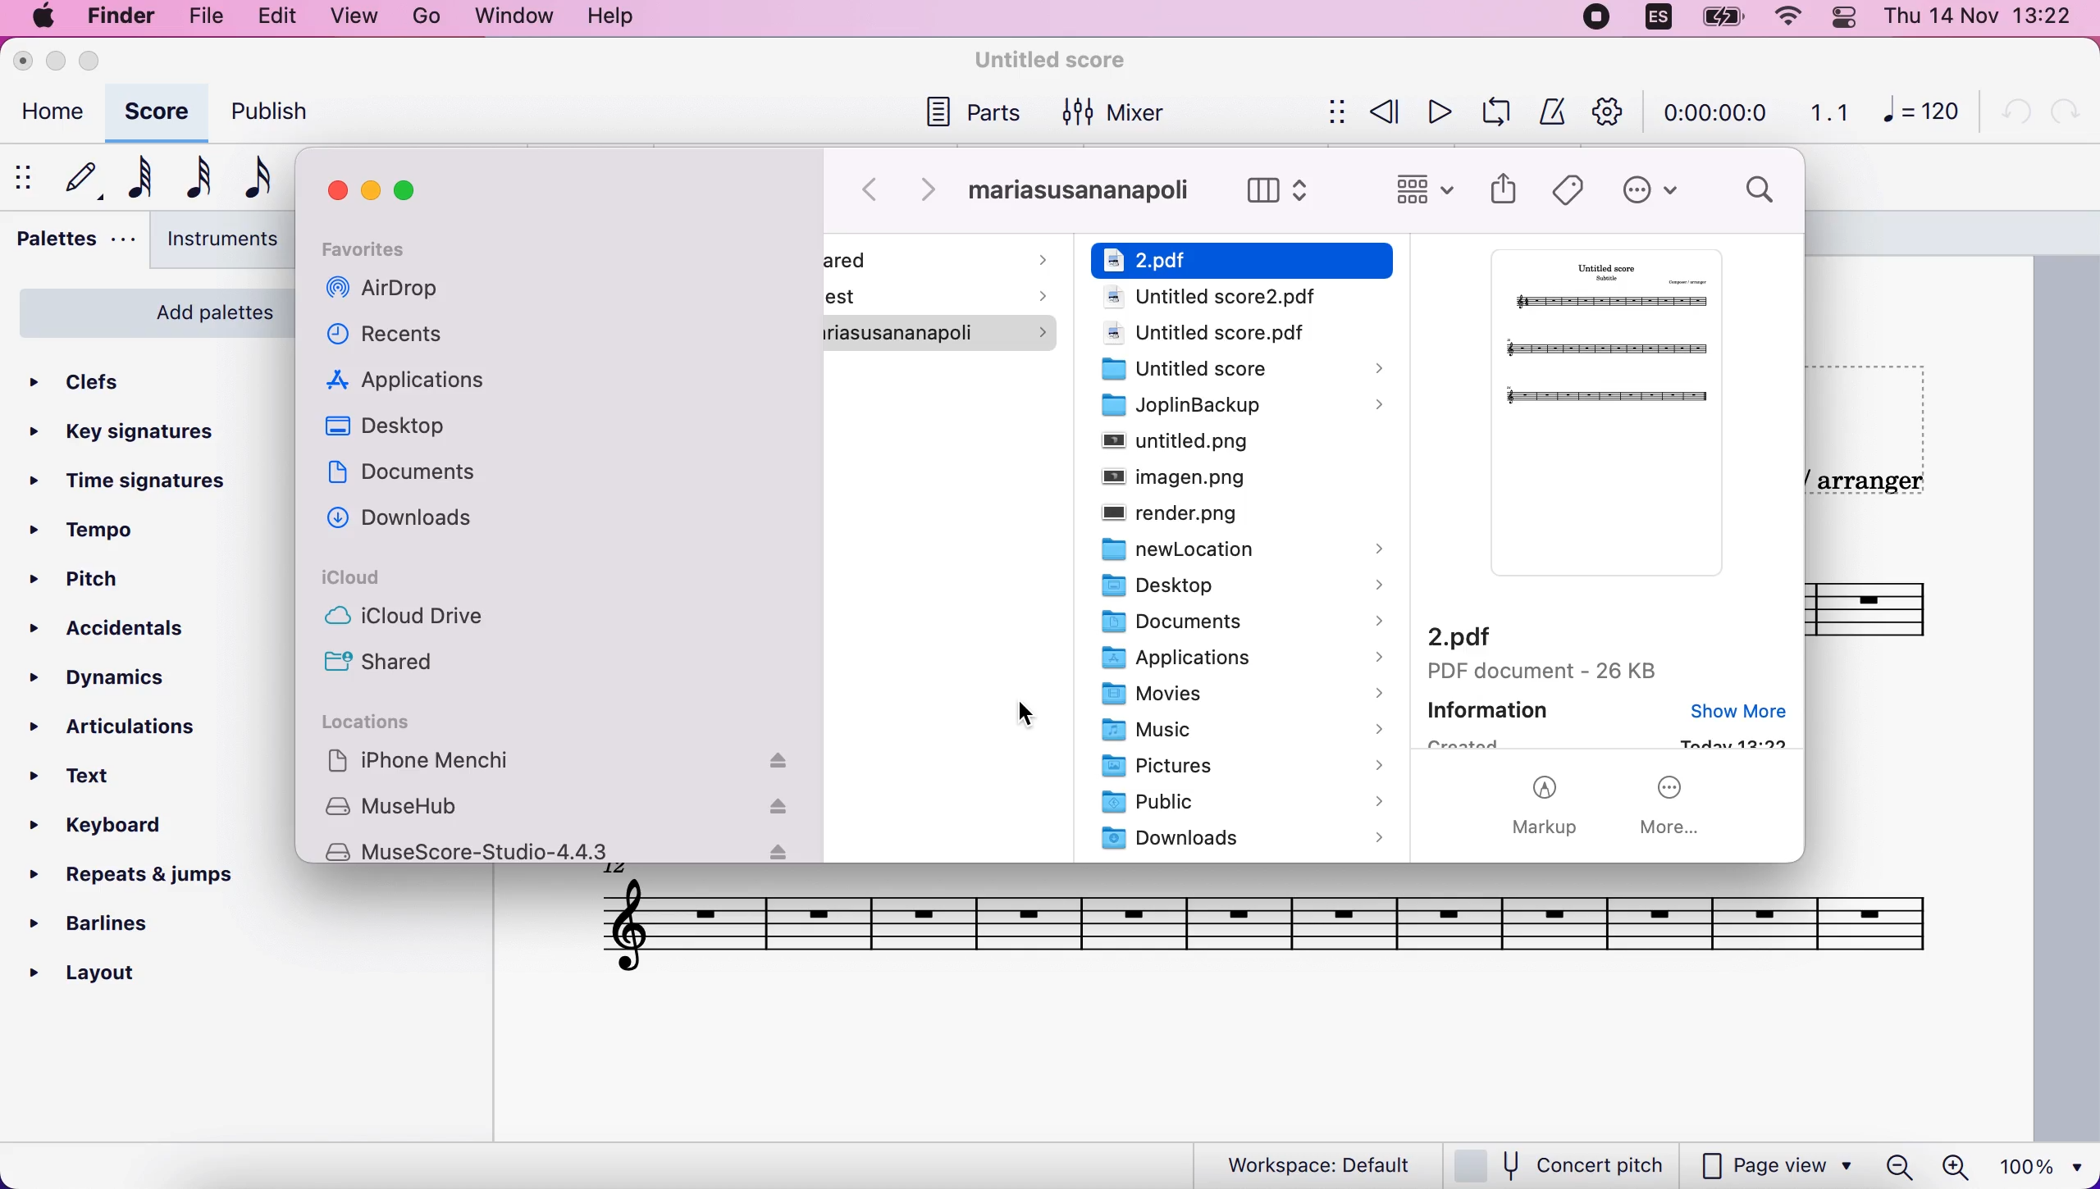  What do you see at coordinates (561, 851) in the screenshot?
I see `8 MuseScore-Studio-4.4.3 a` at bounding box center [561, 851].